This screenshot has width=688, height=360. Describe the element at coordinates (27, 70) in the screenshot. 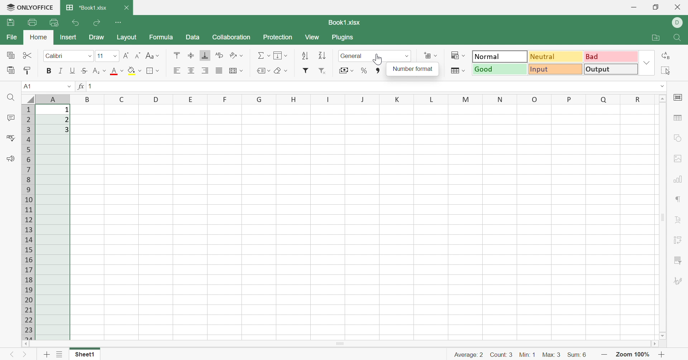

I see `Copy style` at that location.